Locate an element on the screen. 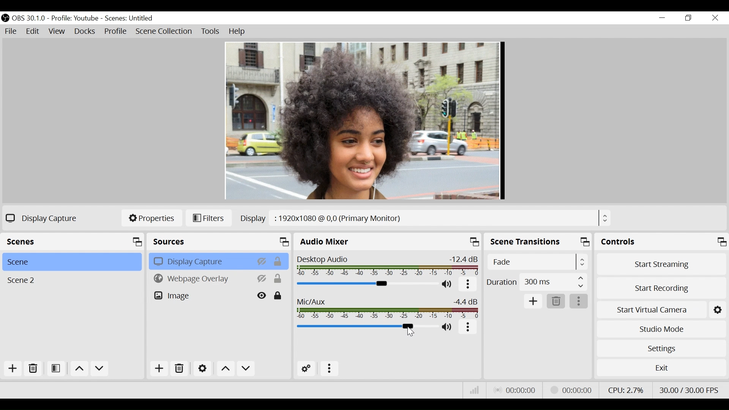 Image resolution: width=729 pixels, height=410 pixels. Frame Rate Second is located at coordinates (691, 390).